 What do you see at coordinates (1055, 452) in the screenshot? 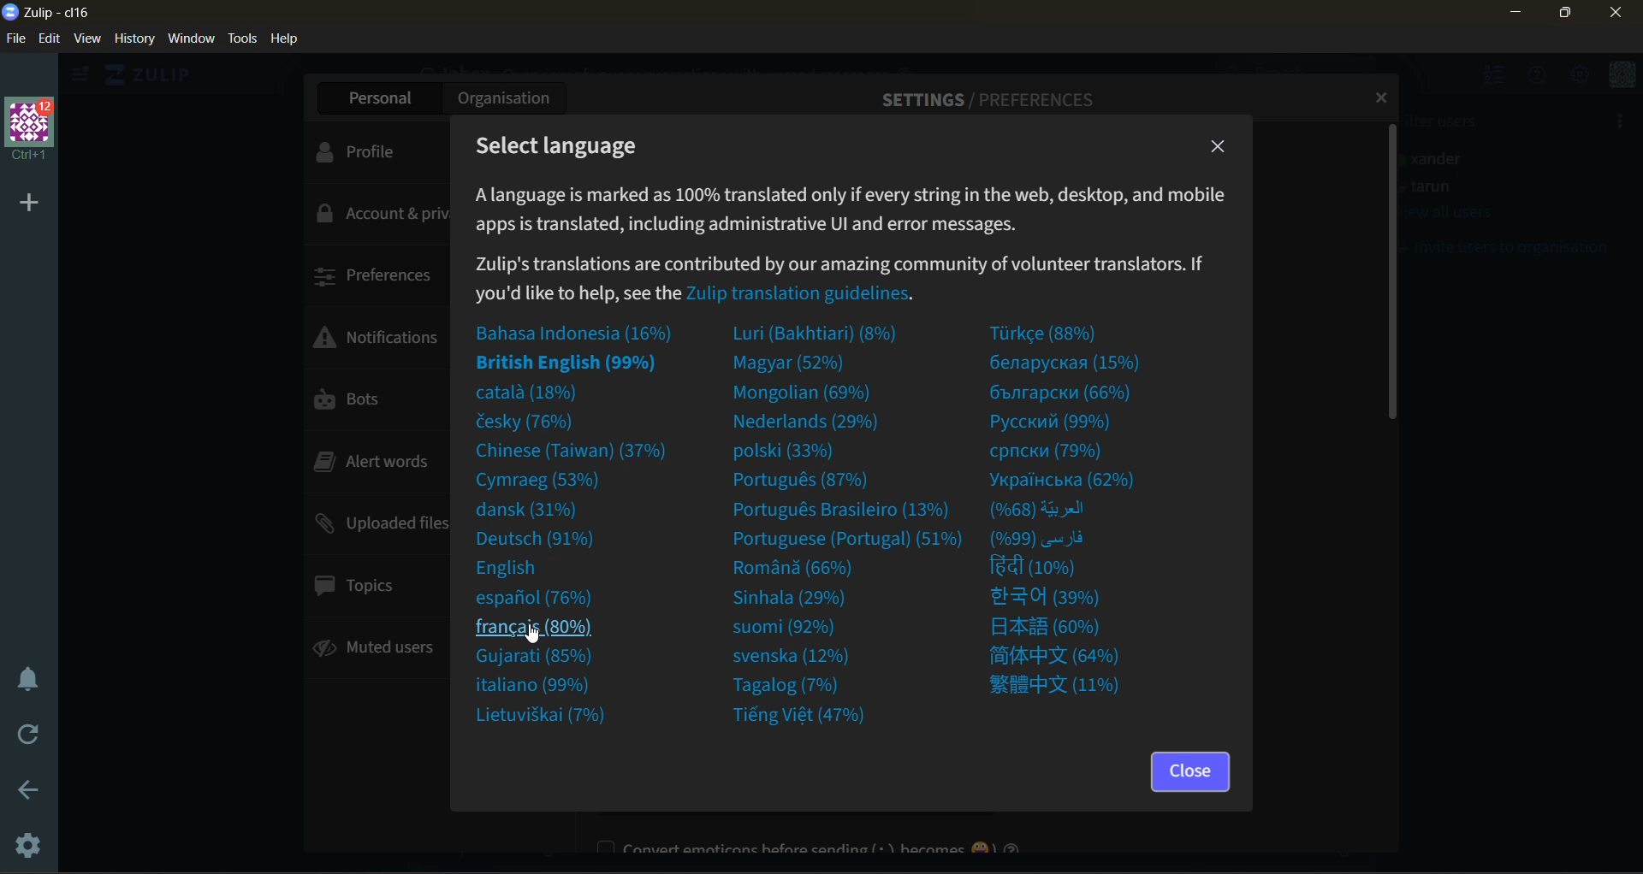
I see `foreign language` at bounding box center [1055, 452].